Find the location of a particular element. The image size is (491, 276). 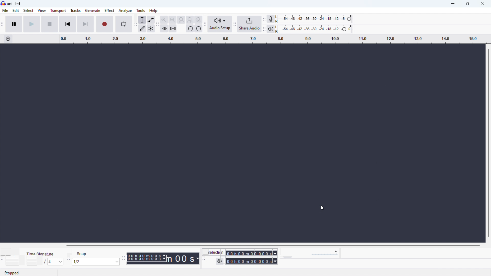

select is located at coordinates (28, 10).